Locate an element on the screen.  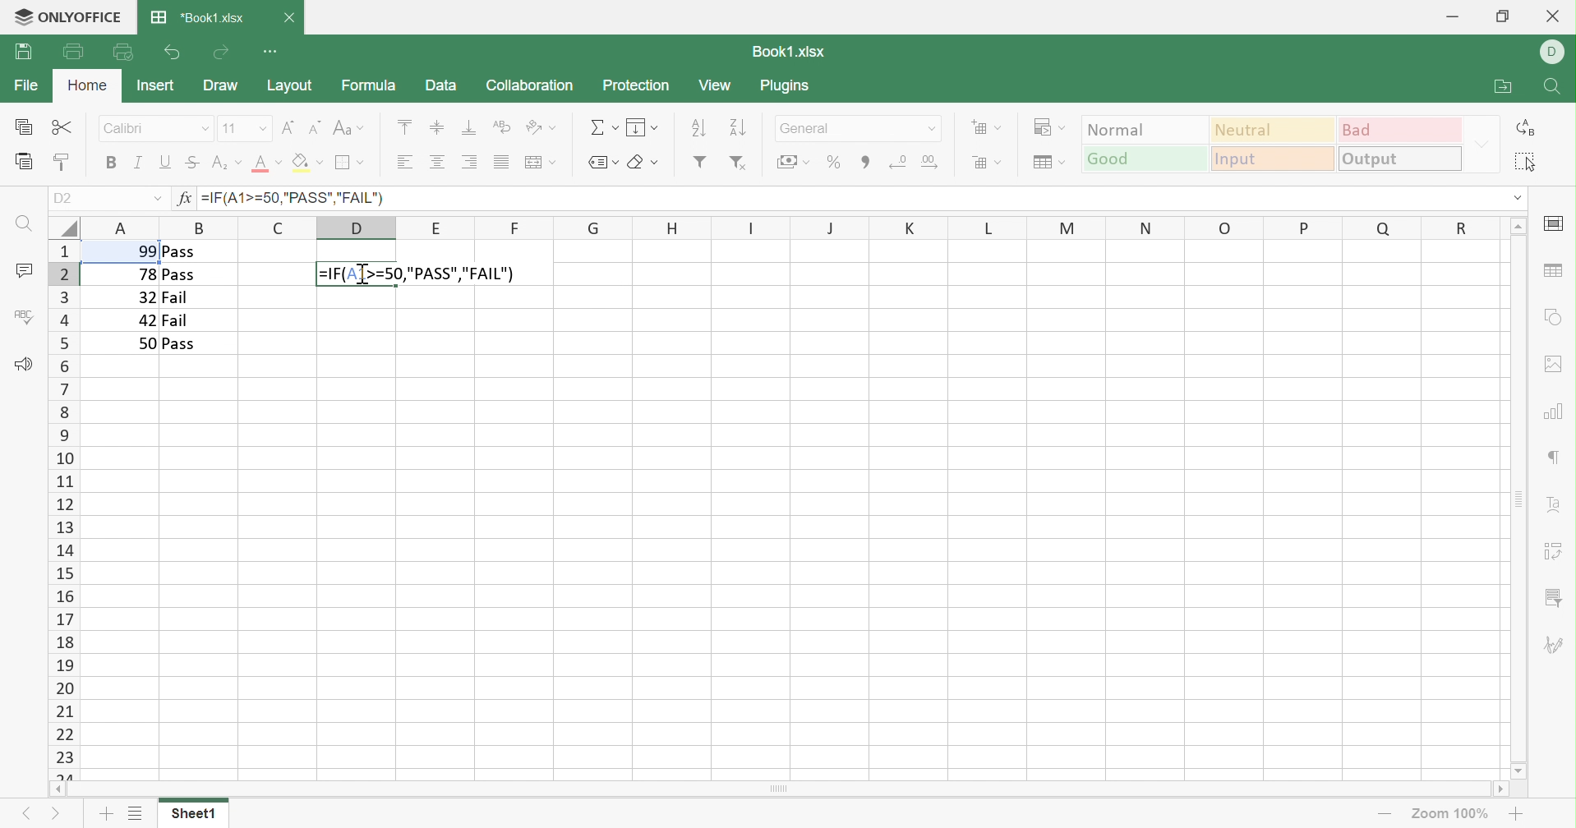
Add sheet is located at coordinates (107, 816).